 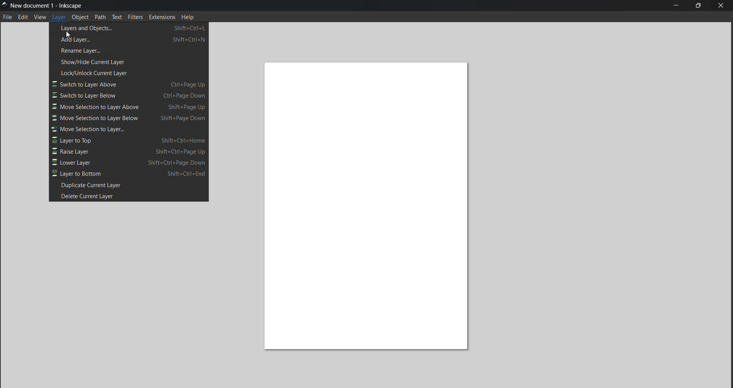 I want to click on layer, so click(x=60, y=18).